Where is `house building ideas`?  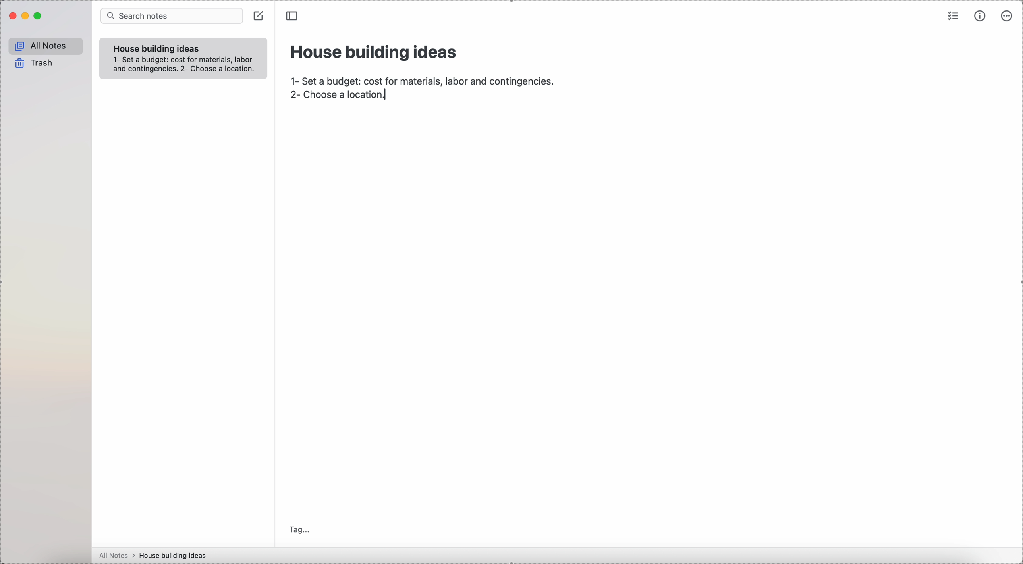
house building ideas is located at coordinates (175, 555).